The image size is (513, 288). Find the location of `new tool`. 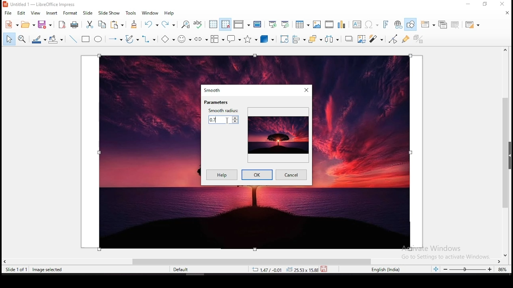

new tool is located at coordinates (11, 26).